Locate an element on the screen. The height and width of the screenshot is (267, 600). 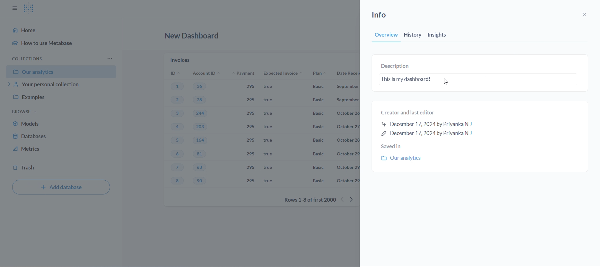
Basic is located at coordinates (320, 140).